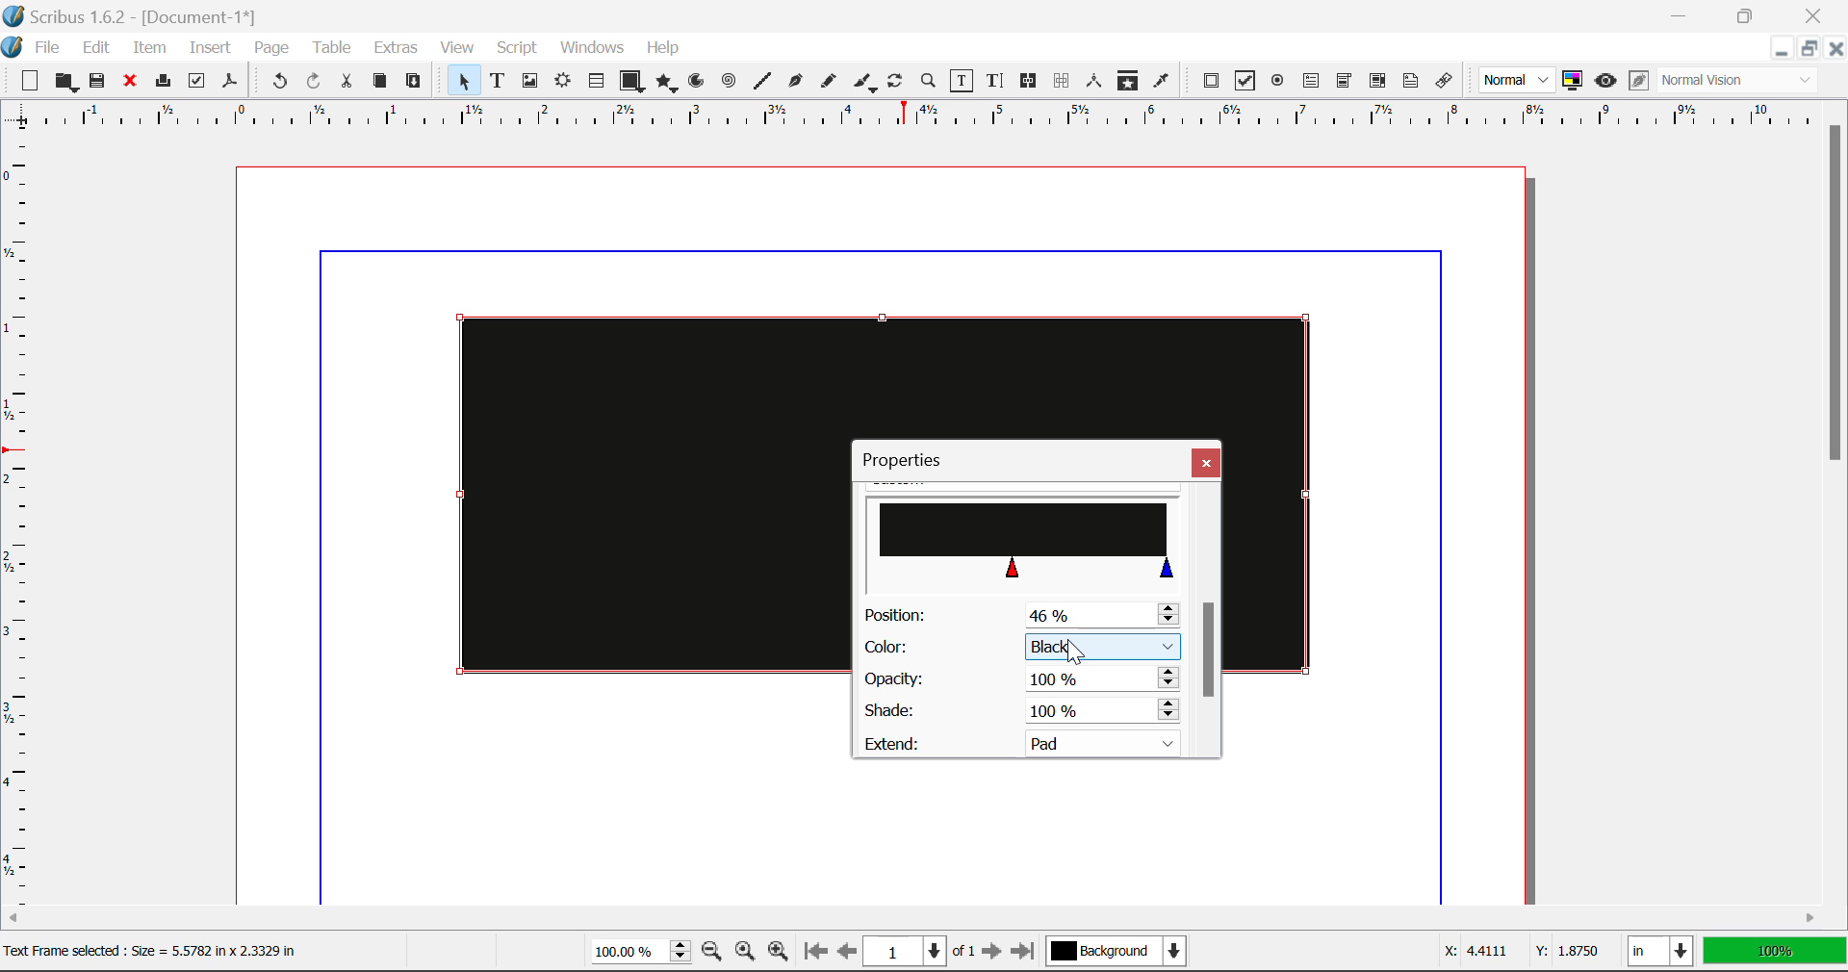 The height and width of the screenshot is (972, 1848). What do you see at coordinates (998, 81) in the screenshot?
I see `Edit Text with Story Editor` at bounding box center [998, 81].